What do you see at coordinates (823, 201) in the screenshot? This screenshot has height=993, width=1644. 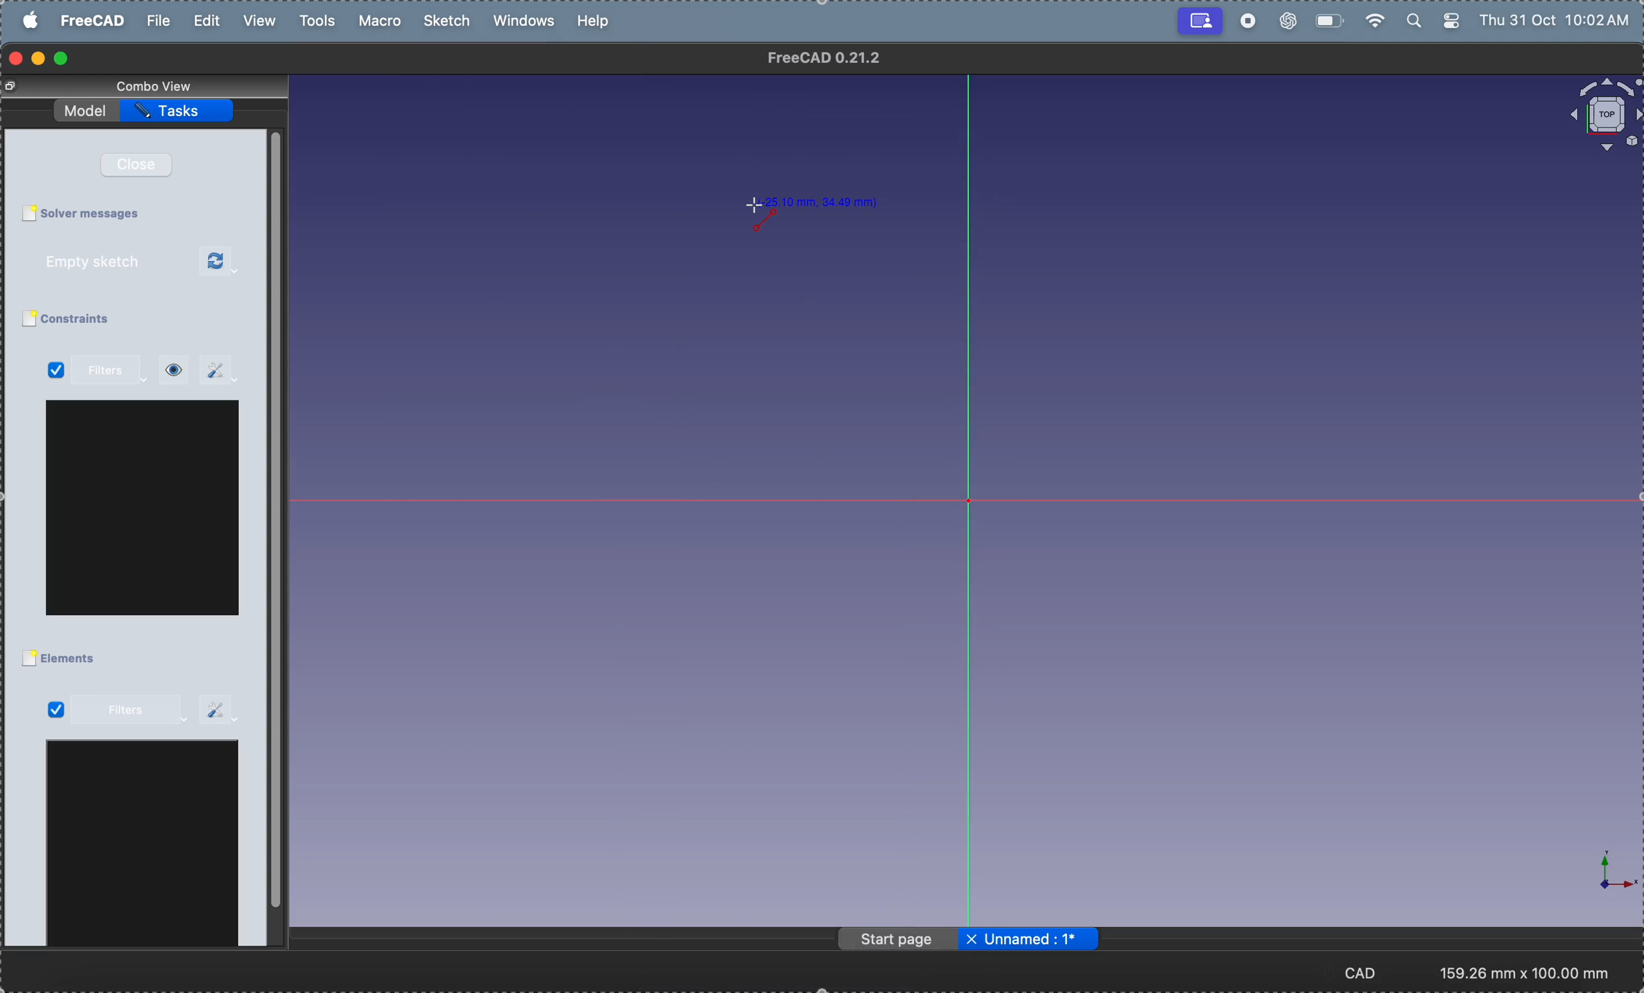 I see `(25.10 mm, 84.49 mm)` at bounding box center [823, 201].